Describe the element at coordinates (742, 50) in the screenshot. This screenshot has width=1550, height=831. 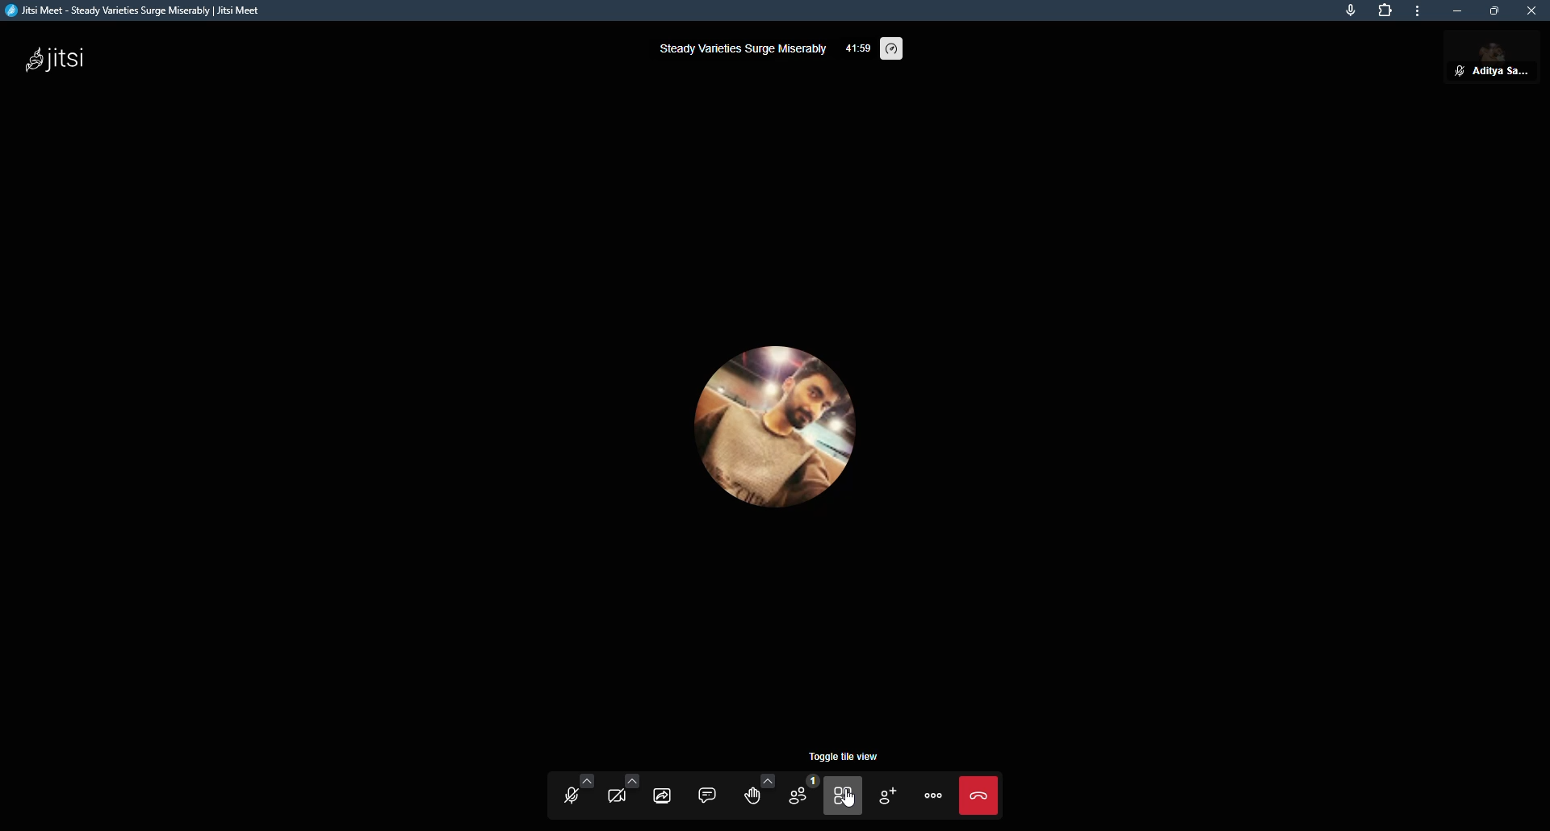
I see `steady varieties surge miserably` at that location.